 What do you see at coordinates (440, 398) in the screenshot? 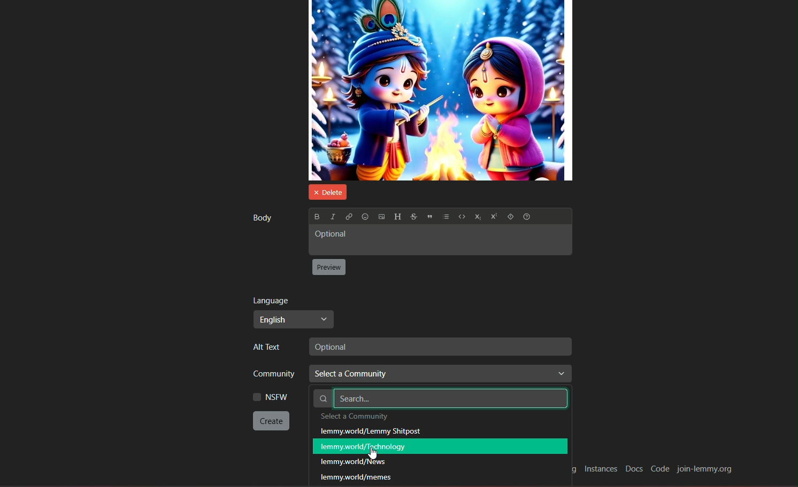
I see `Search` at bounding box center [440, 398].